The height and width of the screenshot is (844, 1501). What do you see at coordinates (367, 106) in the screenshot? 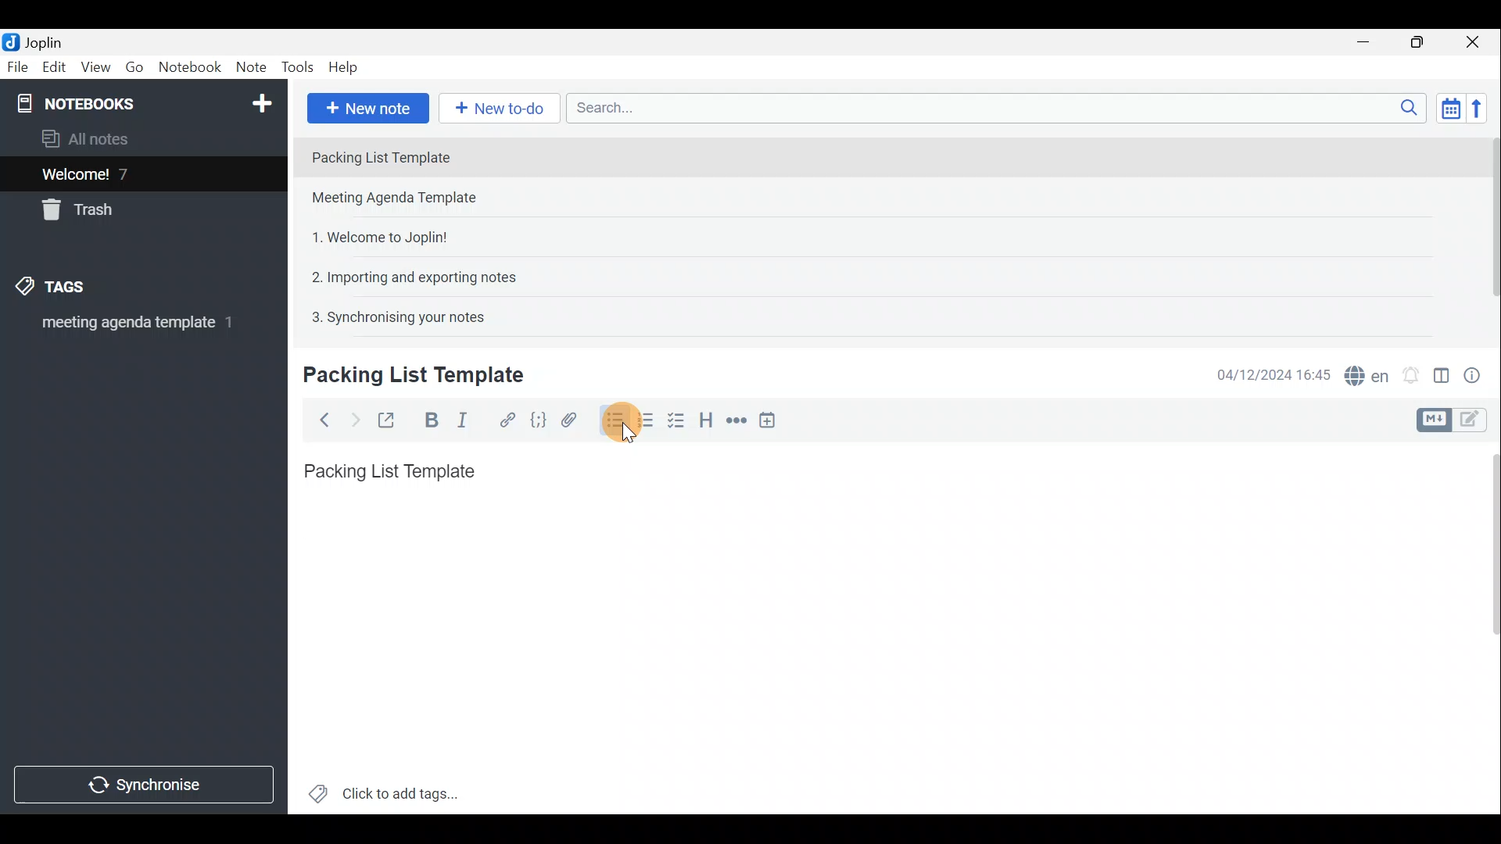
I see `New note` at bounding box center [367, 106].